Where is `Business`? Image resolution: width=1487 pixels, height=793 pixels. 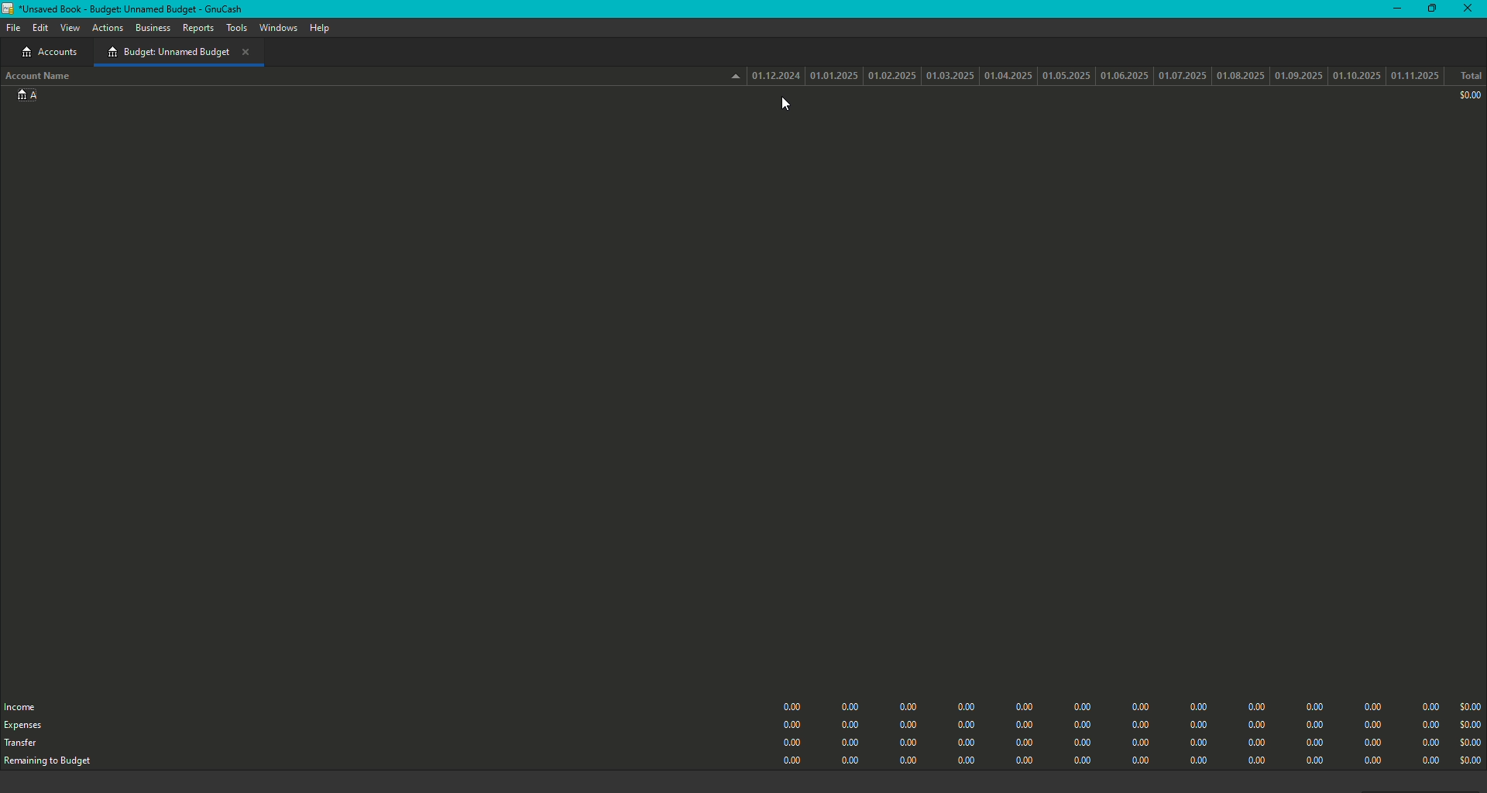
Business is located at coordinates (153, 28).